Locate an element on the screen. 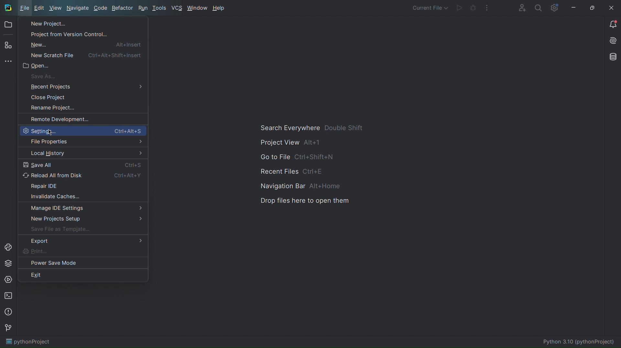 This screenshot has width=621, height=348. Minimize  is located at coordinates (573, 8).